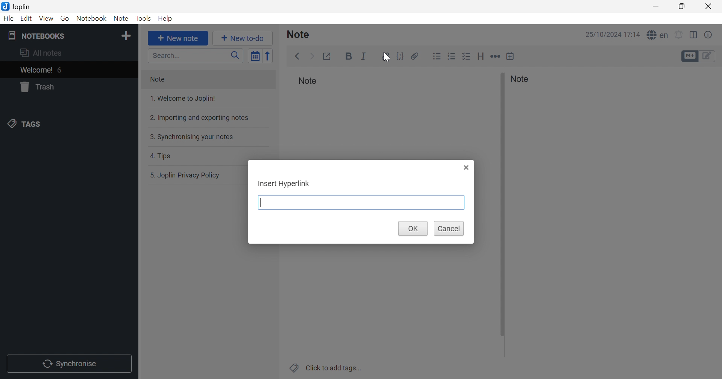 The width and height of the screenshot is (722, 379). Describe the element at coordinates (298, 56) in the screenshot. I see `Back` at that location.